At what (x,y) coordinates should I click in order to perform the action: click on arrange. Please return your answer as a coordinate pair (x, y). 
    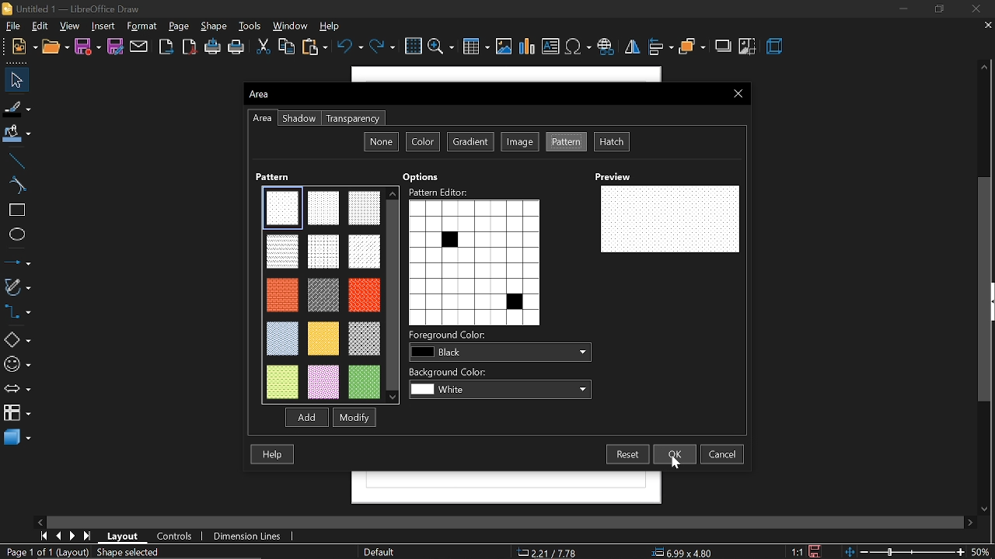
    Looking at the image, I should click on (692, 47).